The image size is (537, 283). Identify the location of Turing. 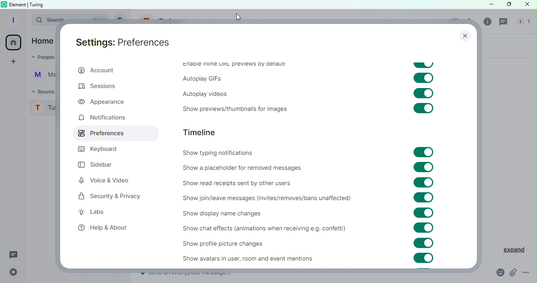
(43, 110).